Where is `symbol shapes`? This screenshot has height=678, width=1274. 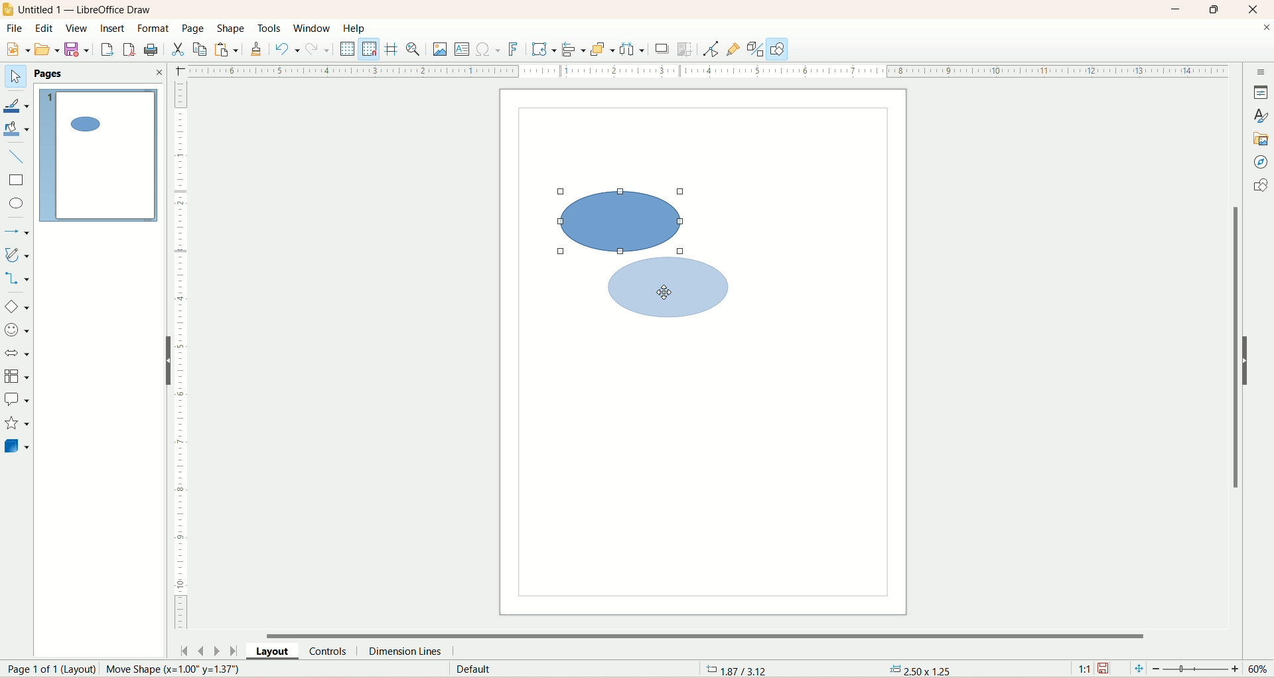 symbol shapes is located at coordinates (16, 331).